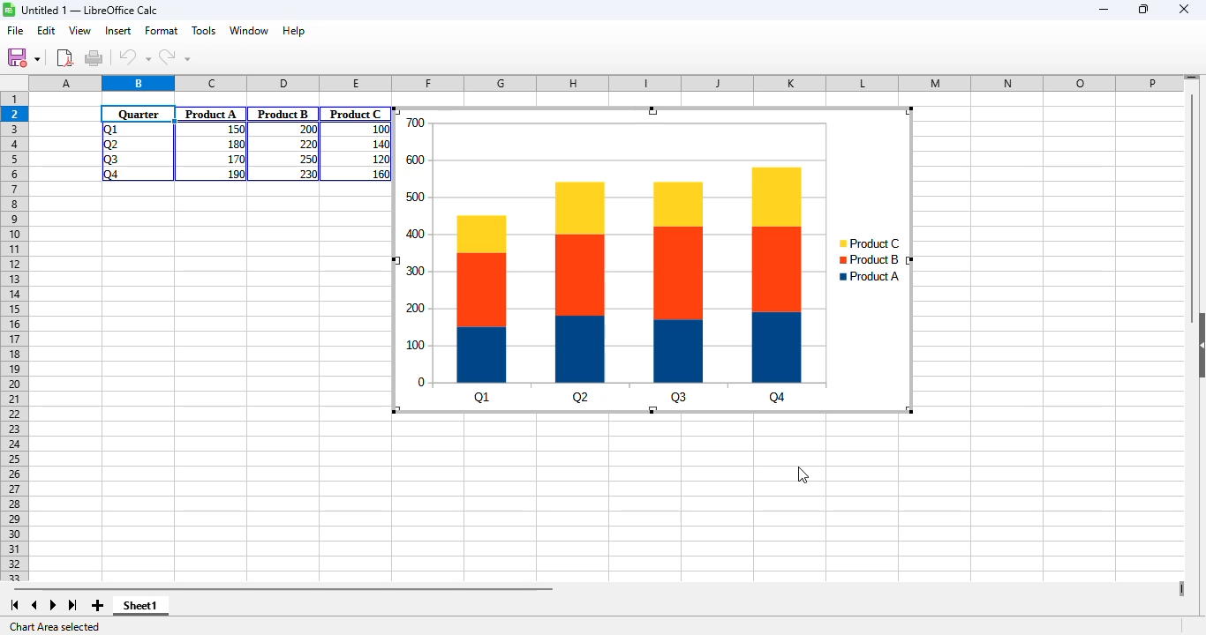 The image size is (1206, 635). Describe the element at coordinates (379, 159) in the screenshot. I see `120` at that location.